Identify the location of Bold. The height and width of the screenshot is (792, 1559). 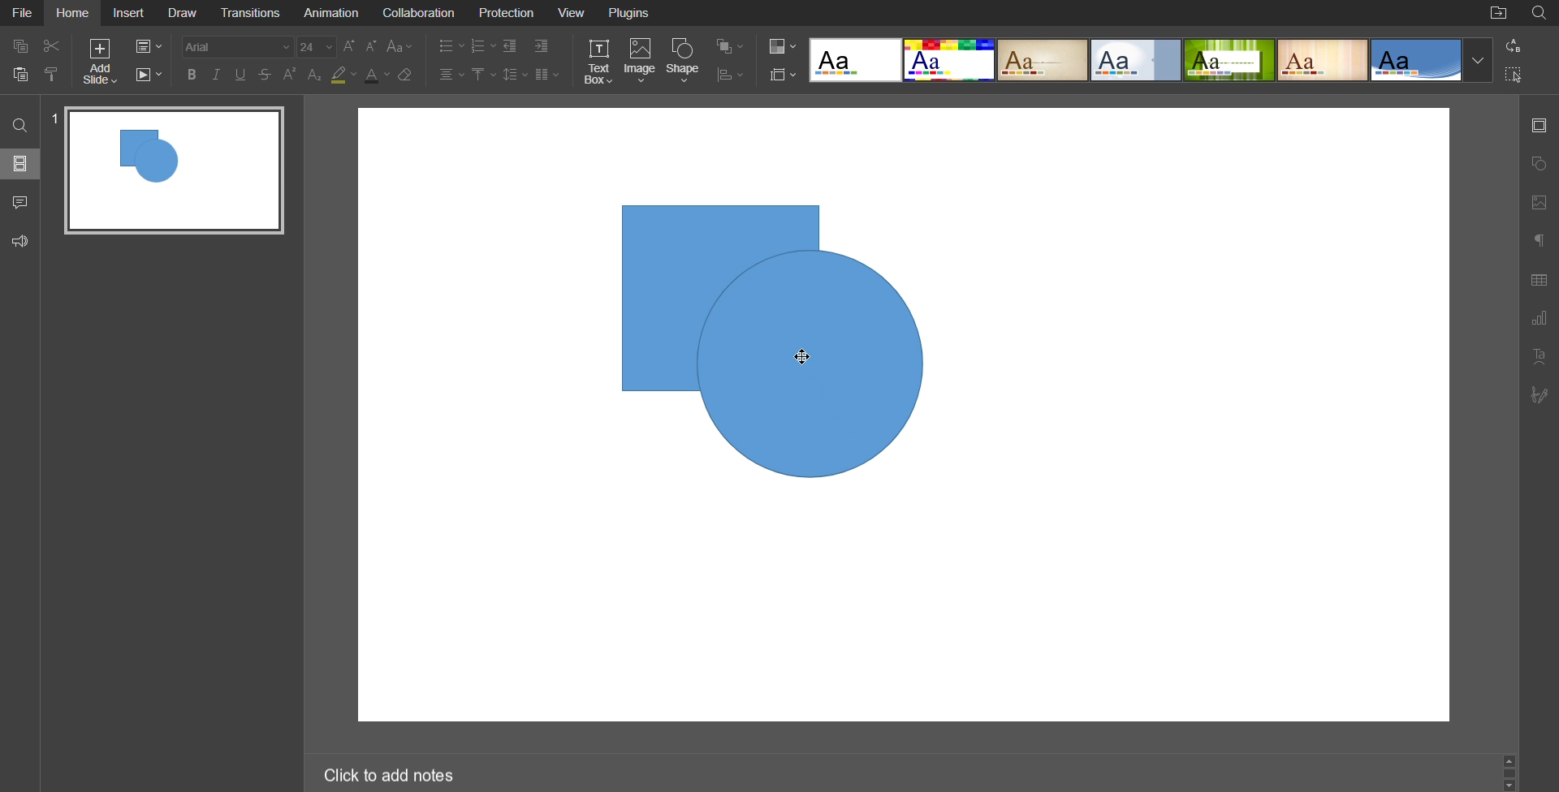
(192, 75).